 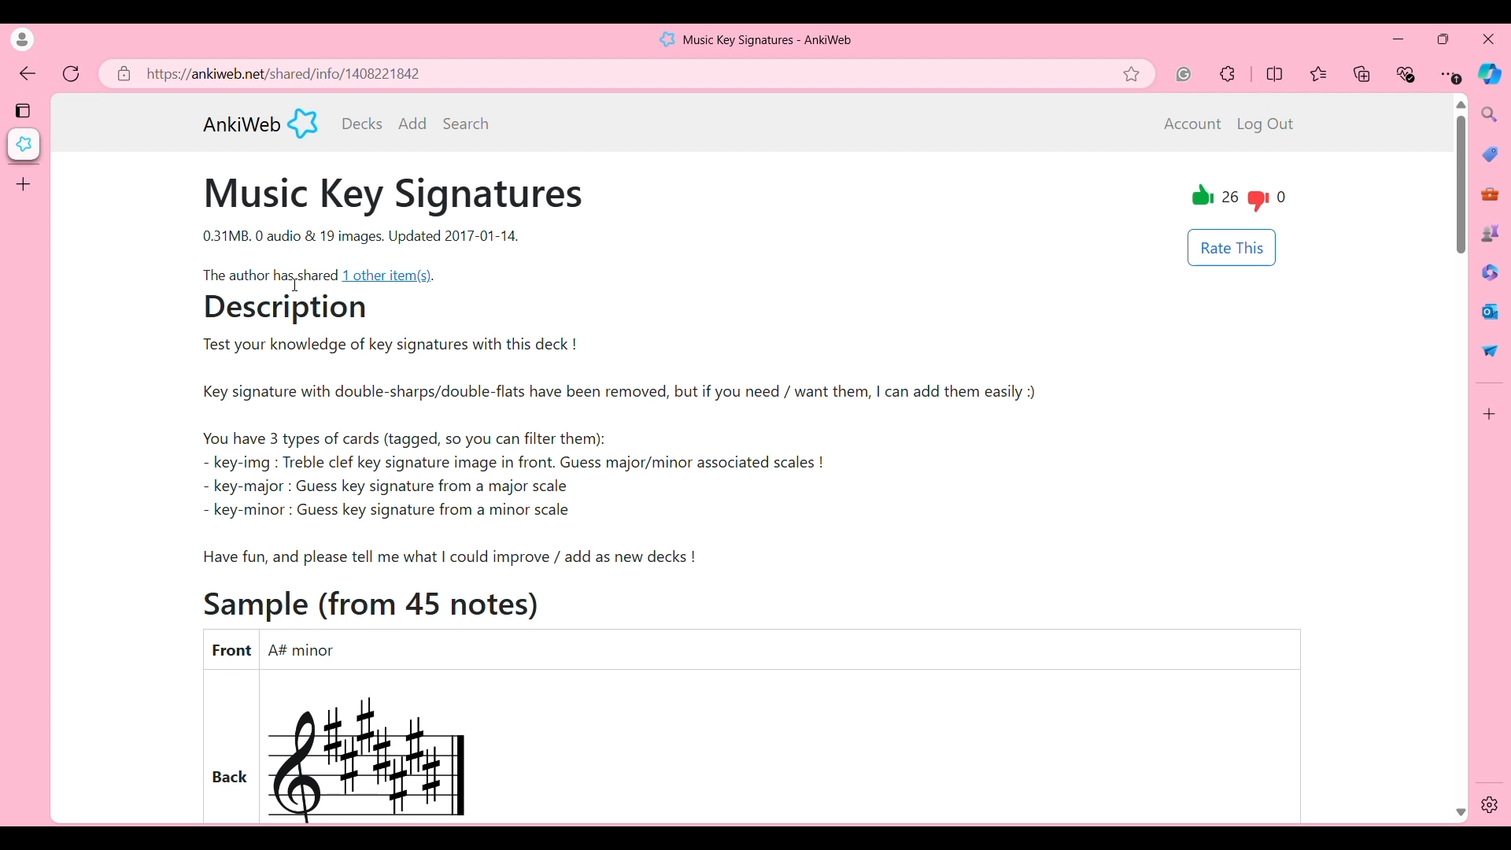 I want to click on Quick slide to bottom, so click(x=1460, y=808).